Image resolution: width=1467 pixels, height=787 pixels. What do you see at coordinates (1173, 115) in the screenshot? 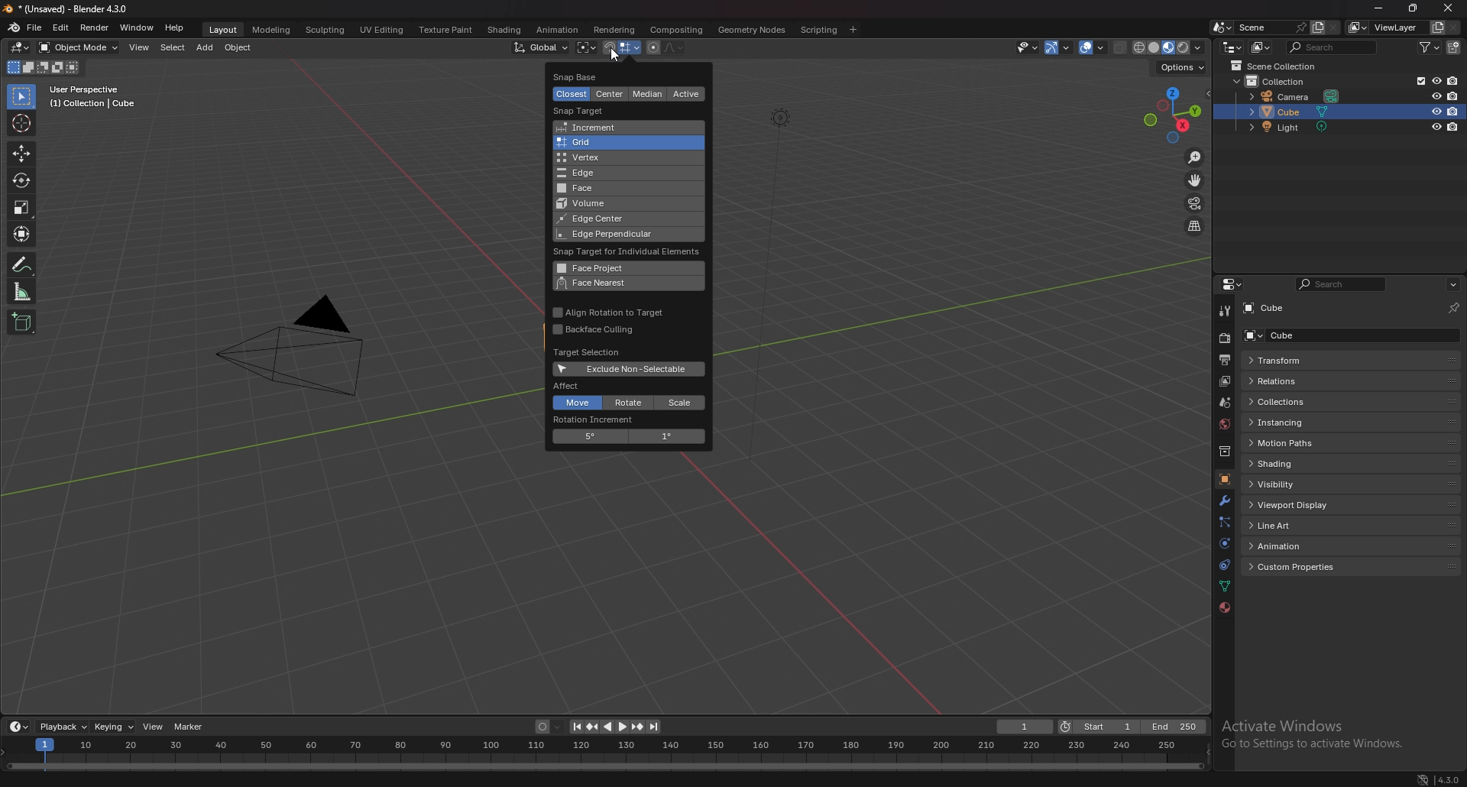
I see `preset viewpoint` at bounding box center [1173, 115].